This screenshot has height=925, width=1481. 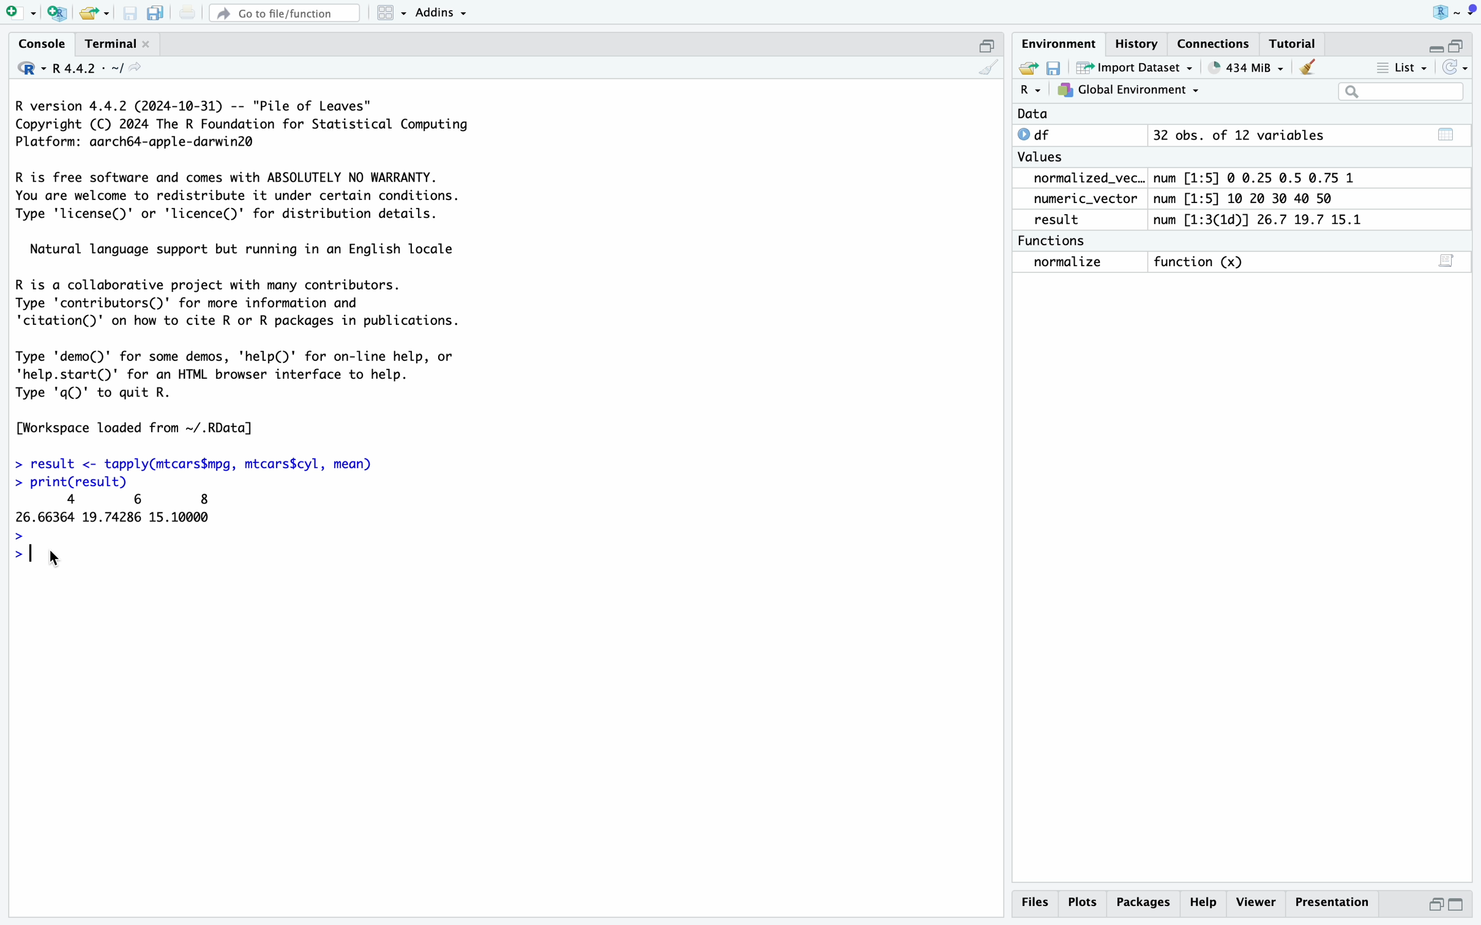 I want to click on Hide, so click(x=1435, y=48).